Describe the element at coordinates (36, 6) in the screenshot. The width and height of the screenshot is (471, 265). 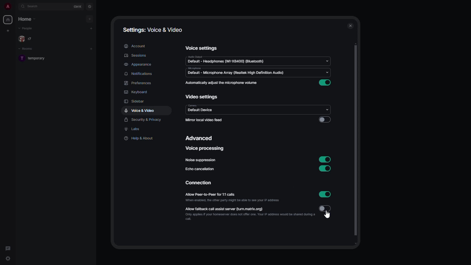
I see `search` at that location.